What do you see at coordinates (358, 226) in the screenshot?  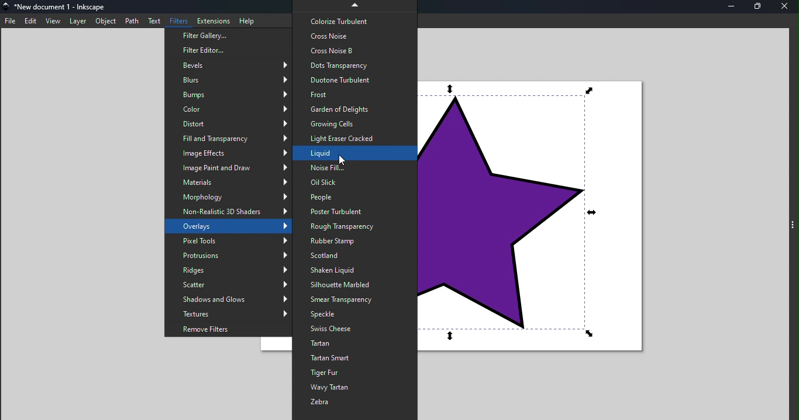 I see `Rough transparency` at bounding box center [358, 226].